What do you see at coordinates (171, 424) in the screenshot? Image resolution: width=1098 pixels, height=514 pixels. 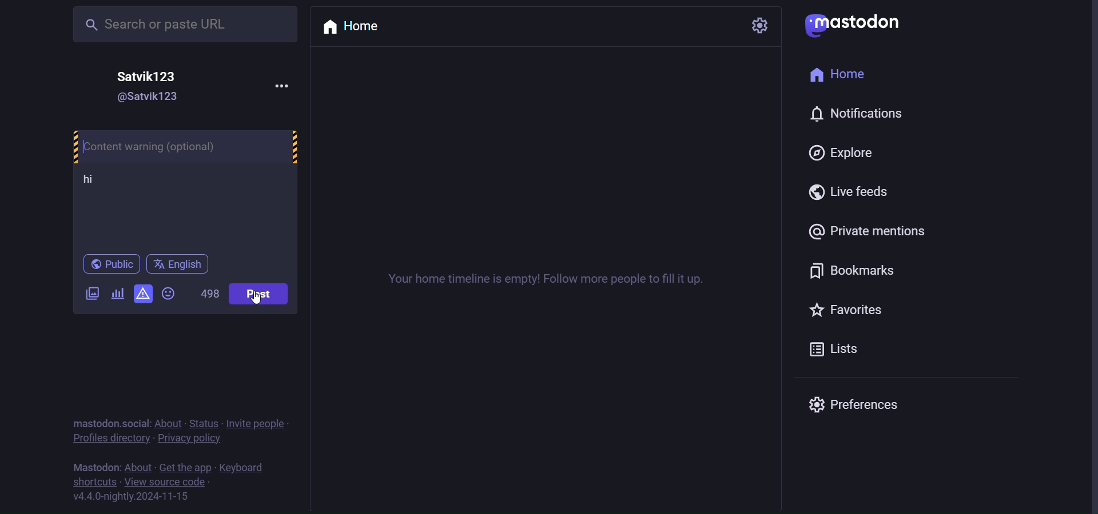 I see `about` at bounding box center [171, 424].